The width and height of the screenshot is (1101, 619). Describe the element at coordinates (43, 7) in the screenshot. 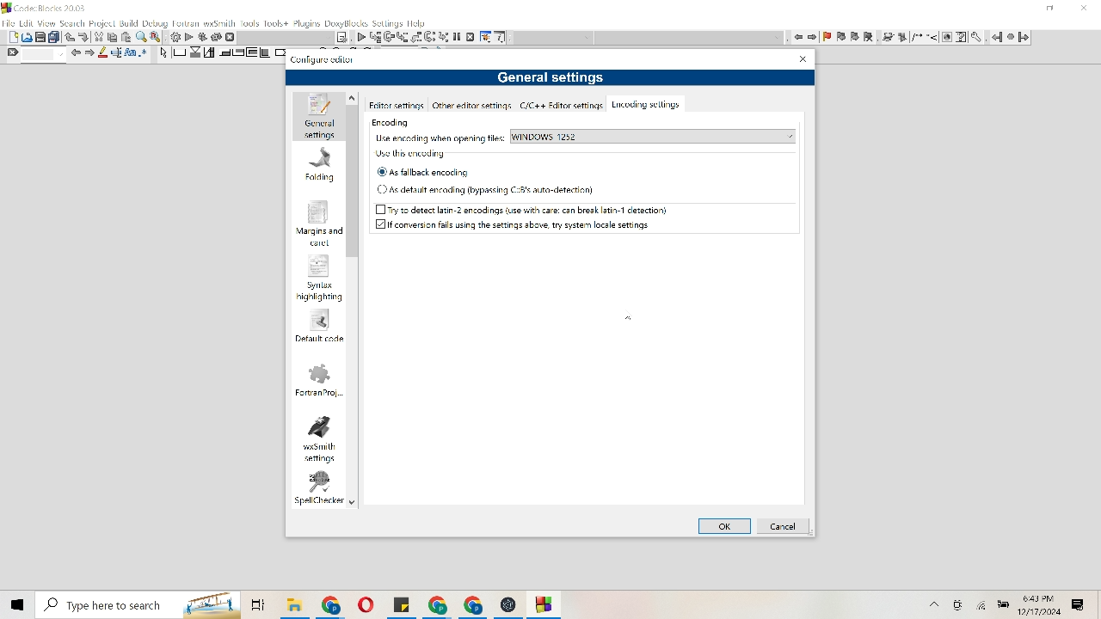

I see `Code Blocks 20.3` at that location.